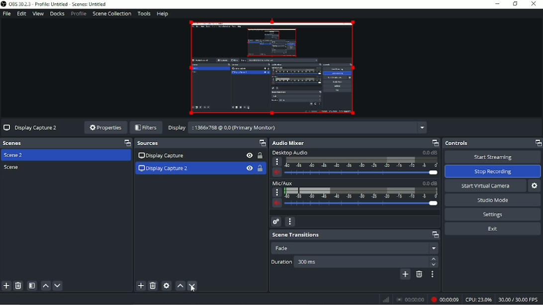  Describe the element at coordinates (535, 186) in the screenshot. I see `Configure virtual camera` at that location.